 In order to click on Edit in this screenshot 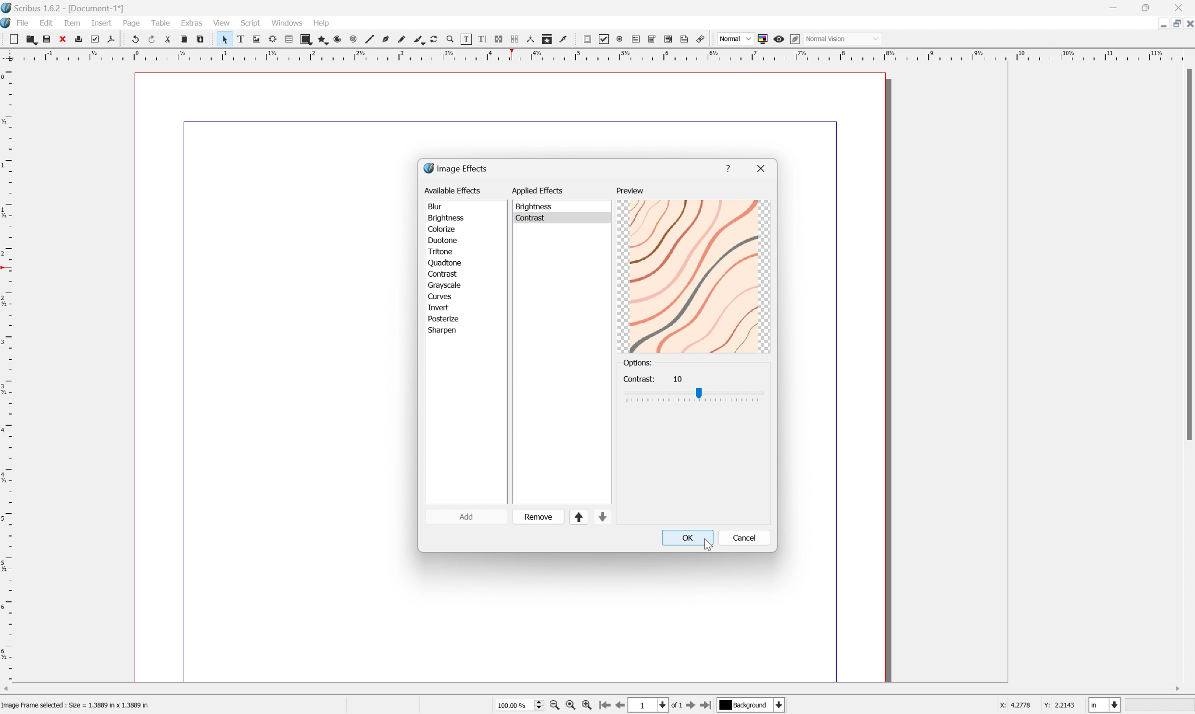, I will do `click(45, 23)`.